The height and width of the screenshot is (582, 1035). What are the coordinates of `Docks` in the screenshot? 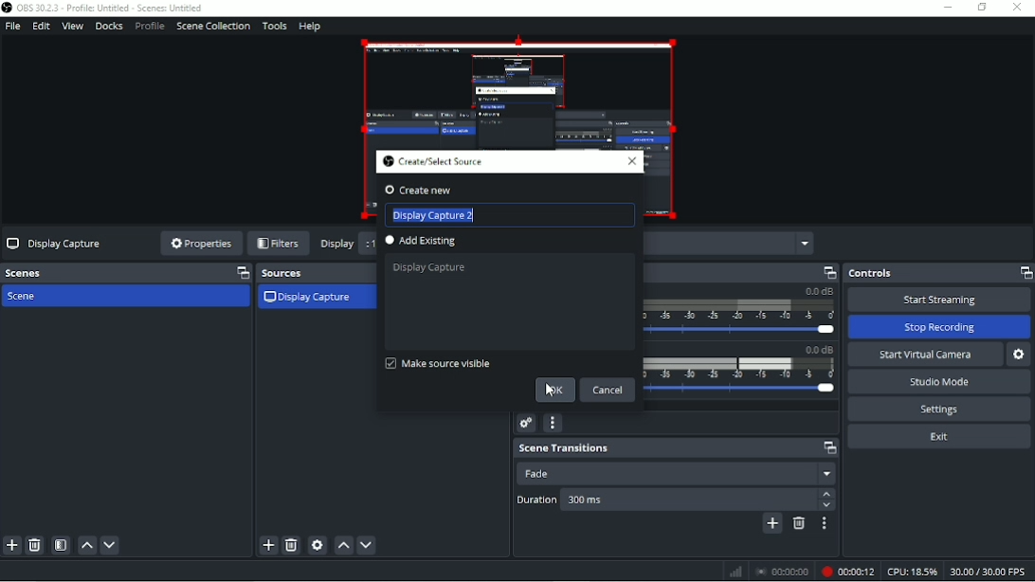 It's located at (108, 27).